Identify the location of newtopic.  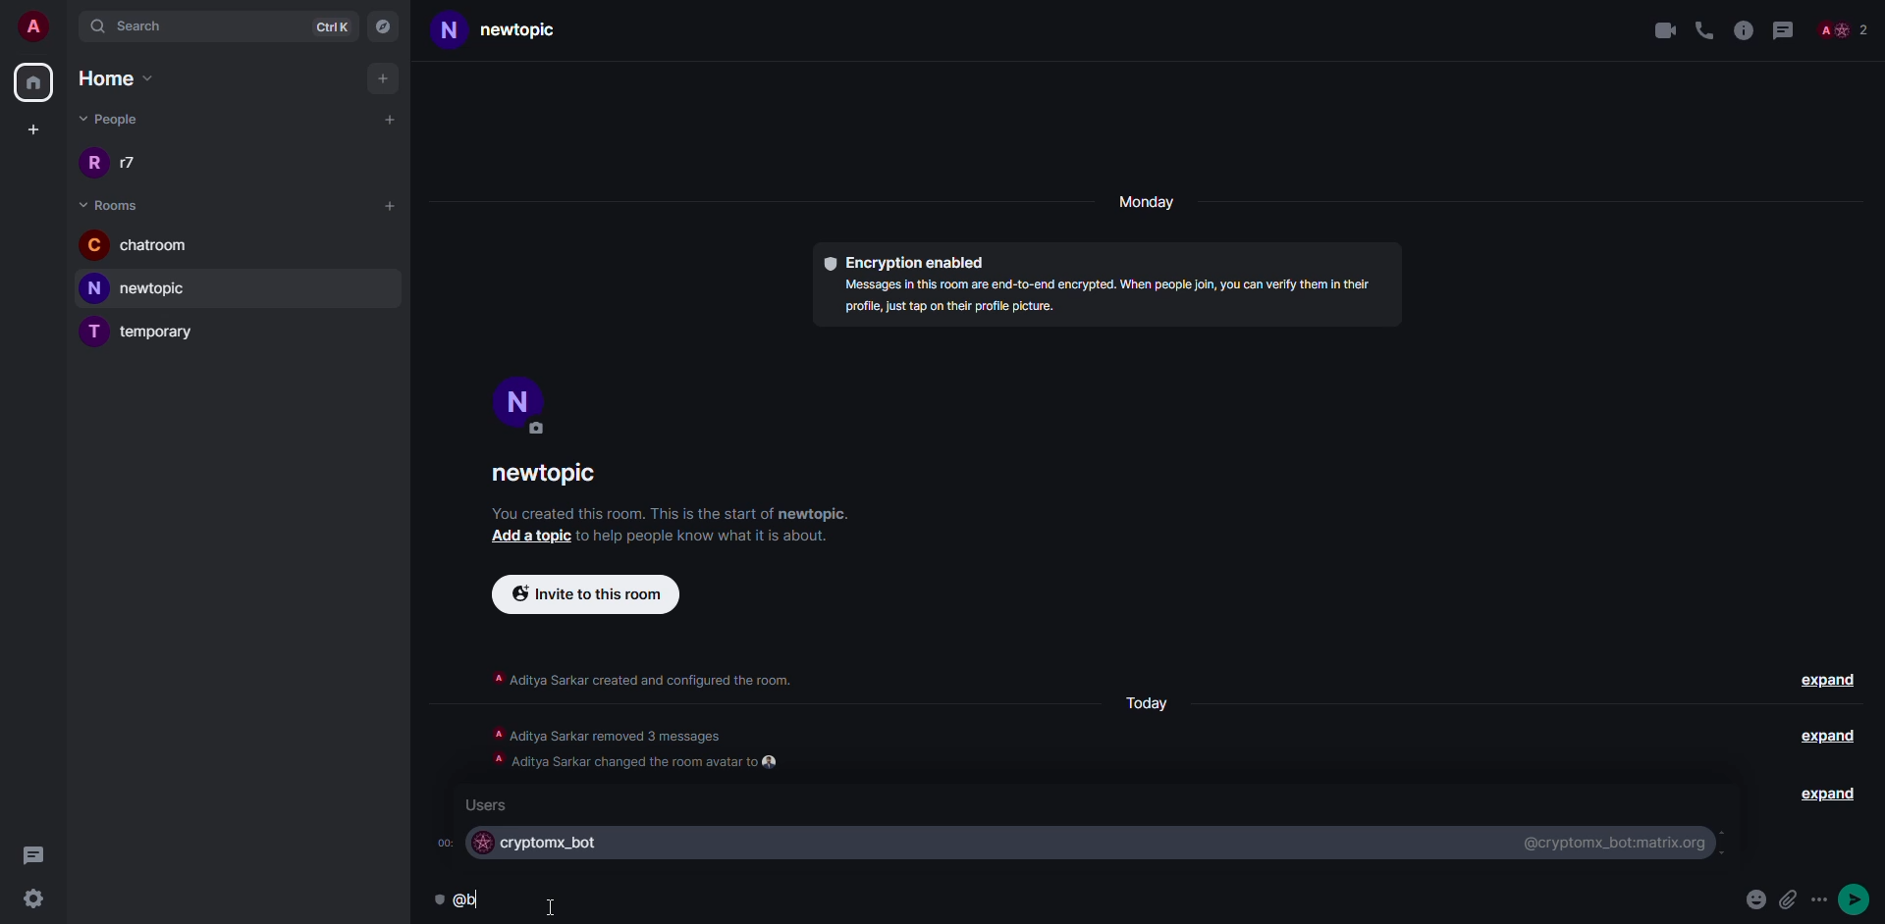
(522, 31).